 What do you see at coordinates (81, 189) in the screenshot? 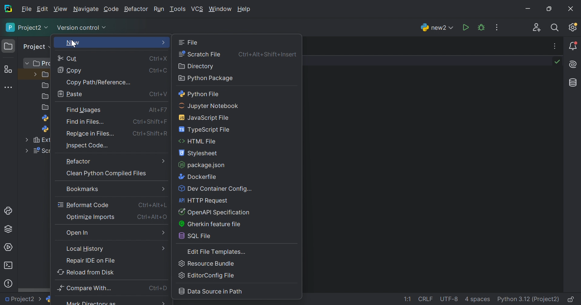
I see `bookmarks` at bounding box center [81, 189].